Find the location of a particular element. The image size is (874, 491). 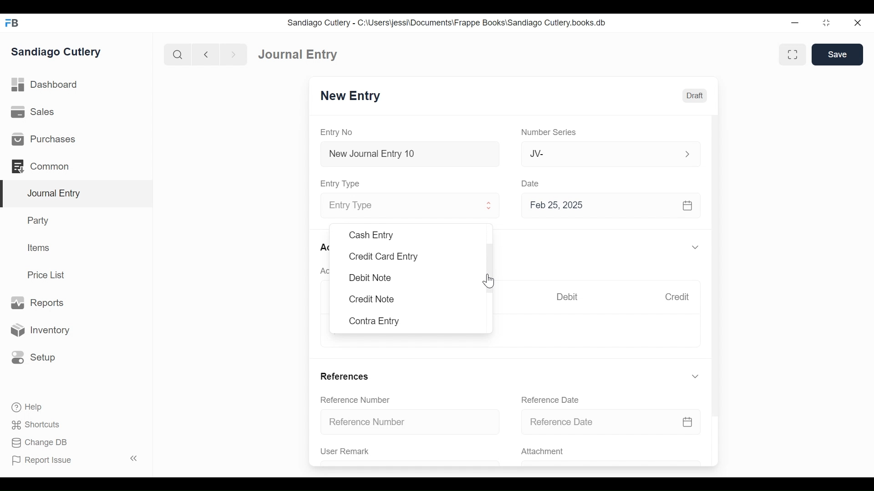

JV- is located at coordinates (599, 154).